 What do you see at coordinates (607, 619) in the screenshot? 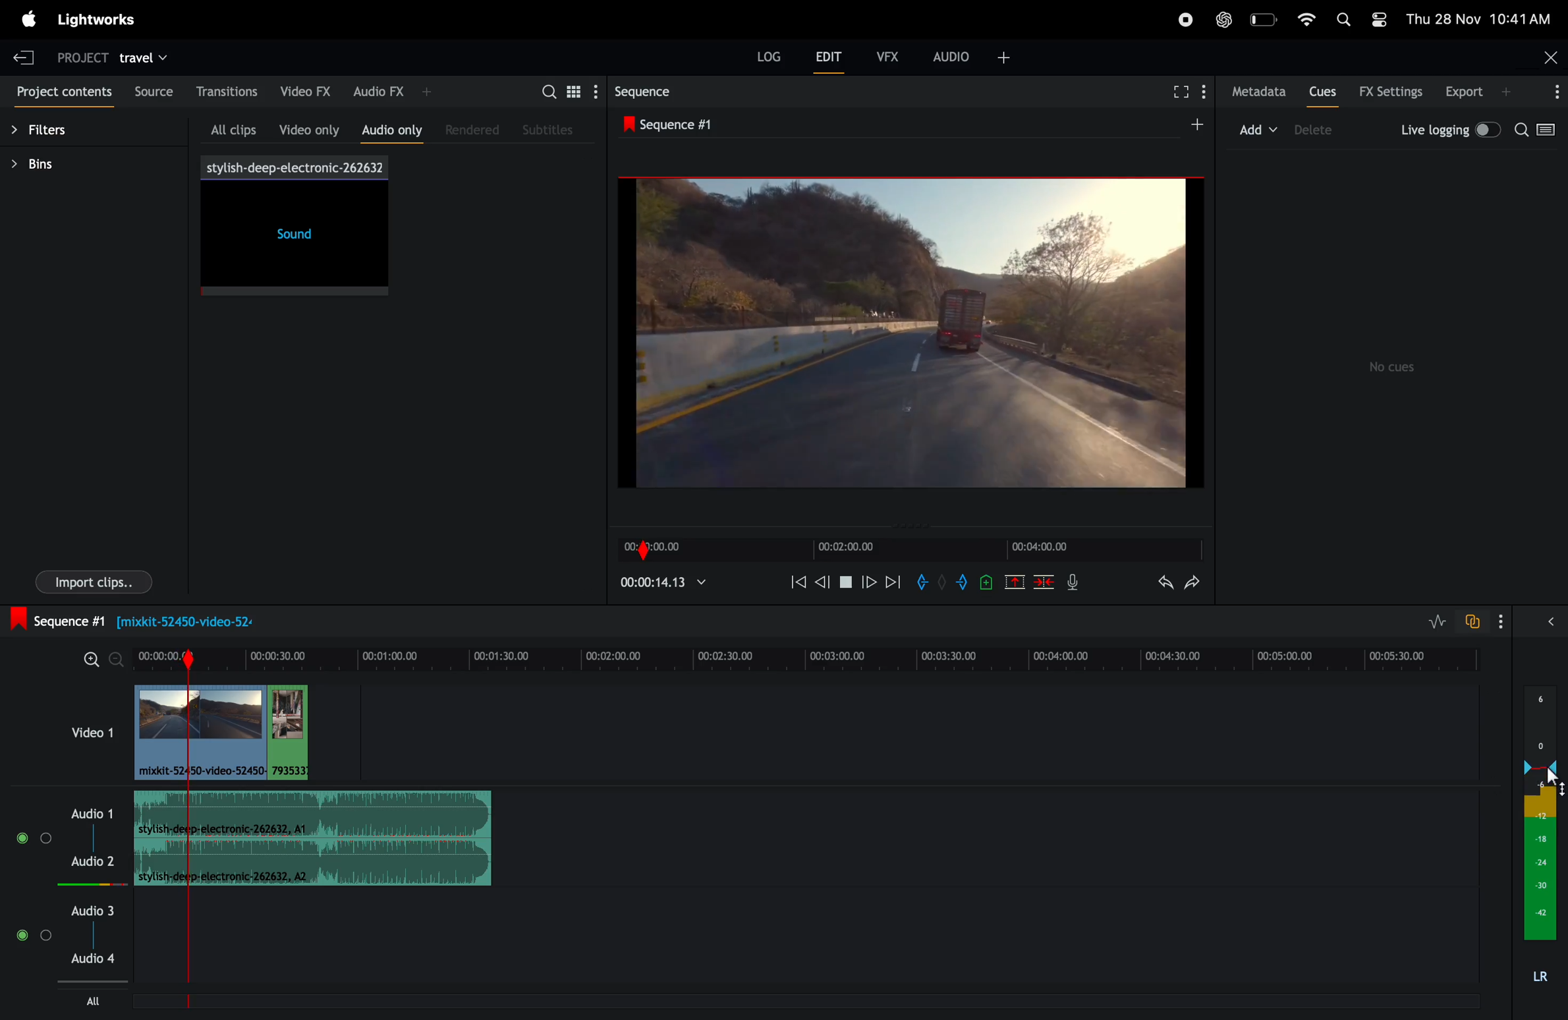
I see `sequence 1: Information` at bounding box center [607, 619].